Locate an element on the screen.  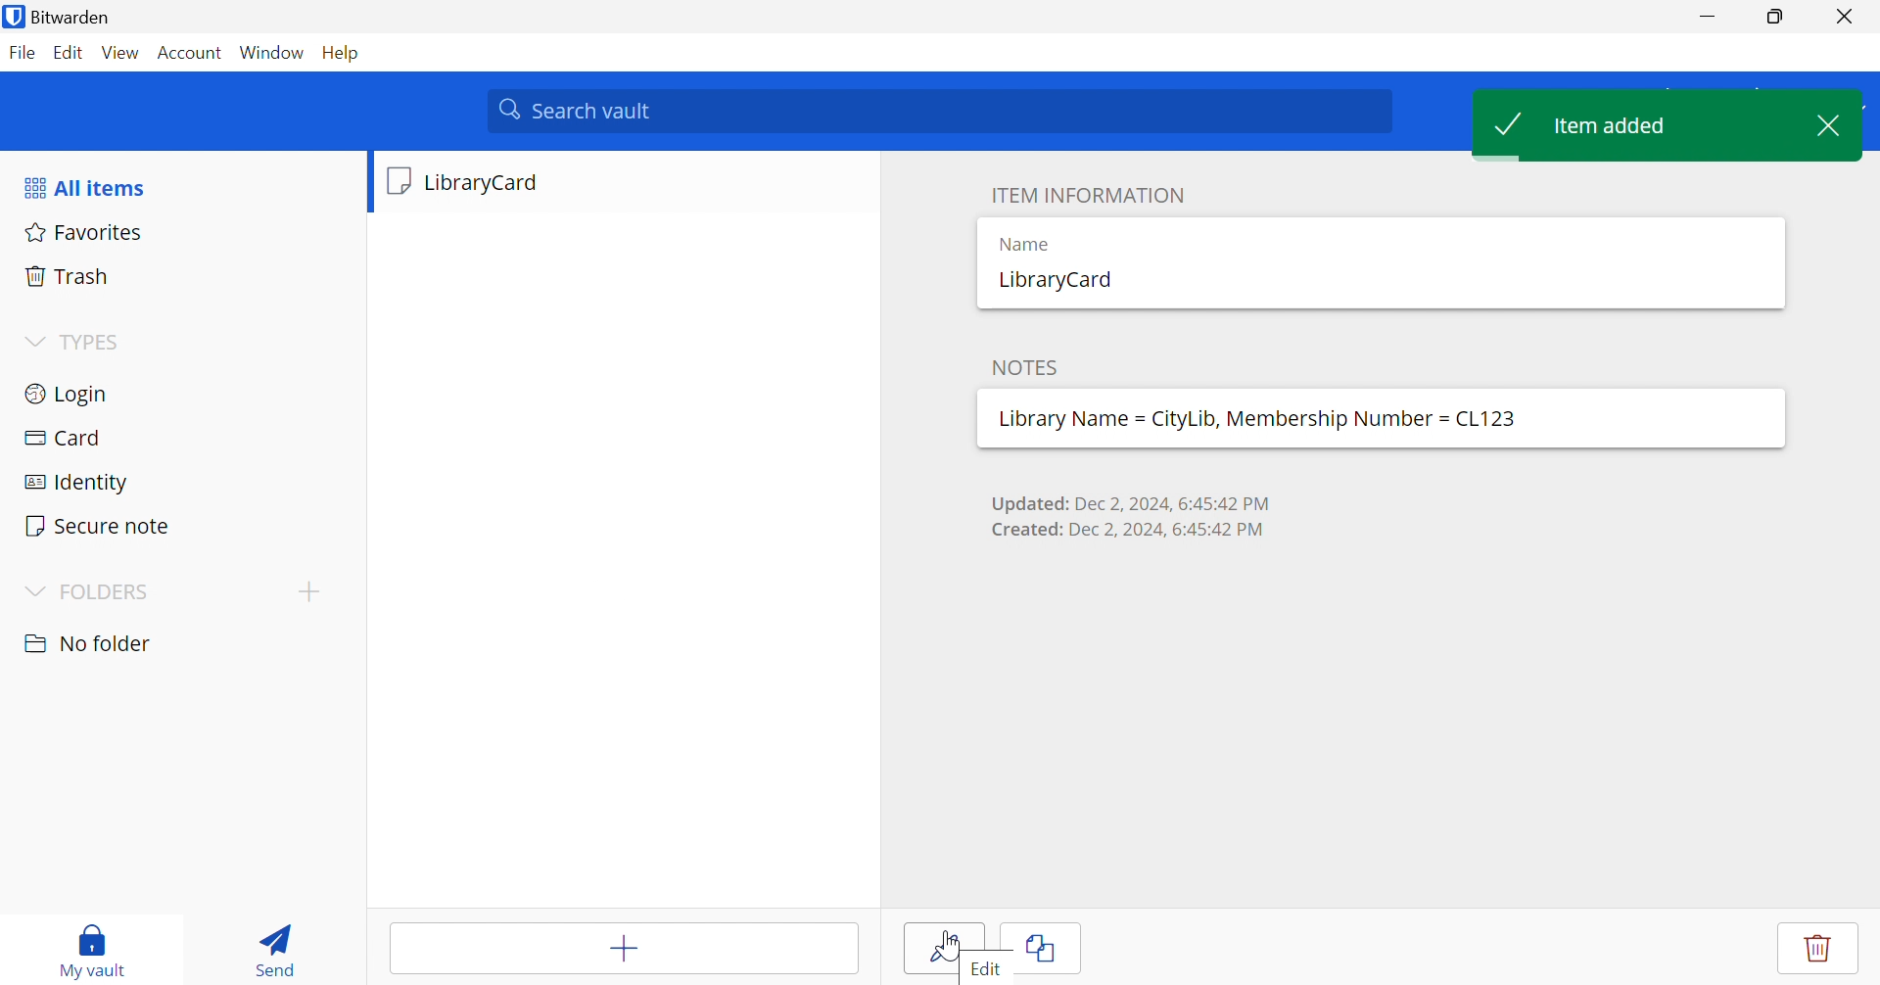
Close is located at coordinates (1840, 123).